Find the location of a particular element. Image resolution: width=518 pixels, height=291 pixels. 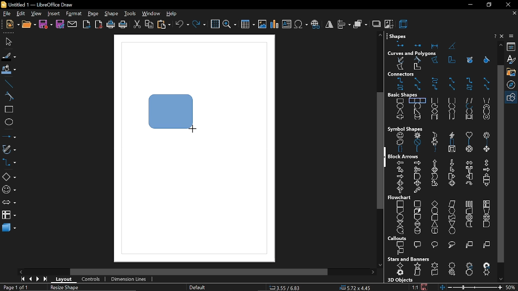

print is located at coordinates (123, 25).